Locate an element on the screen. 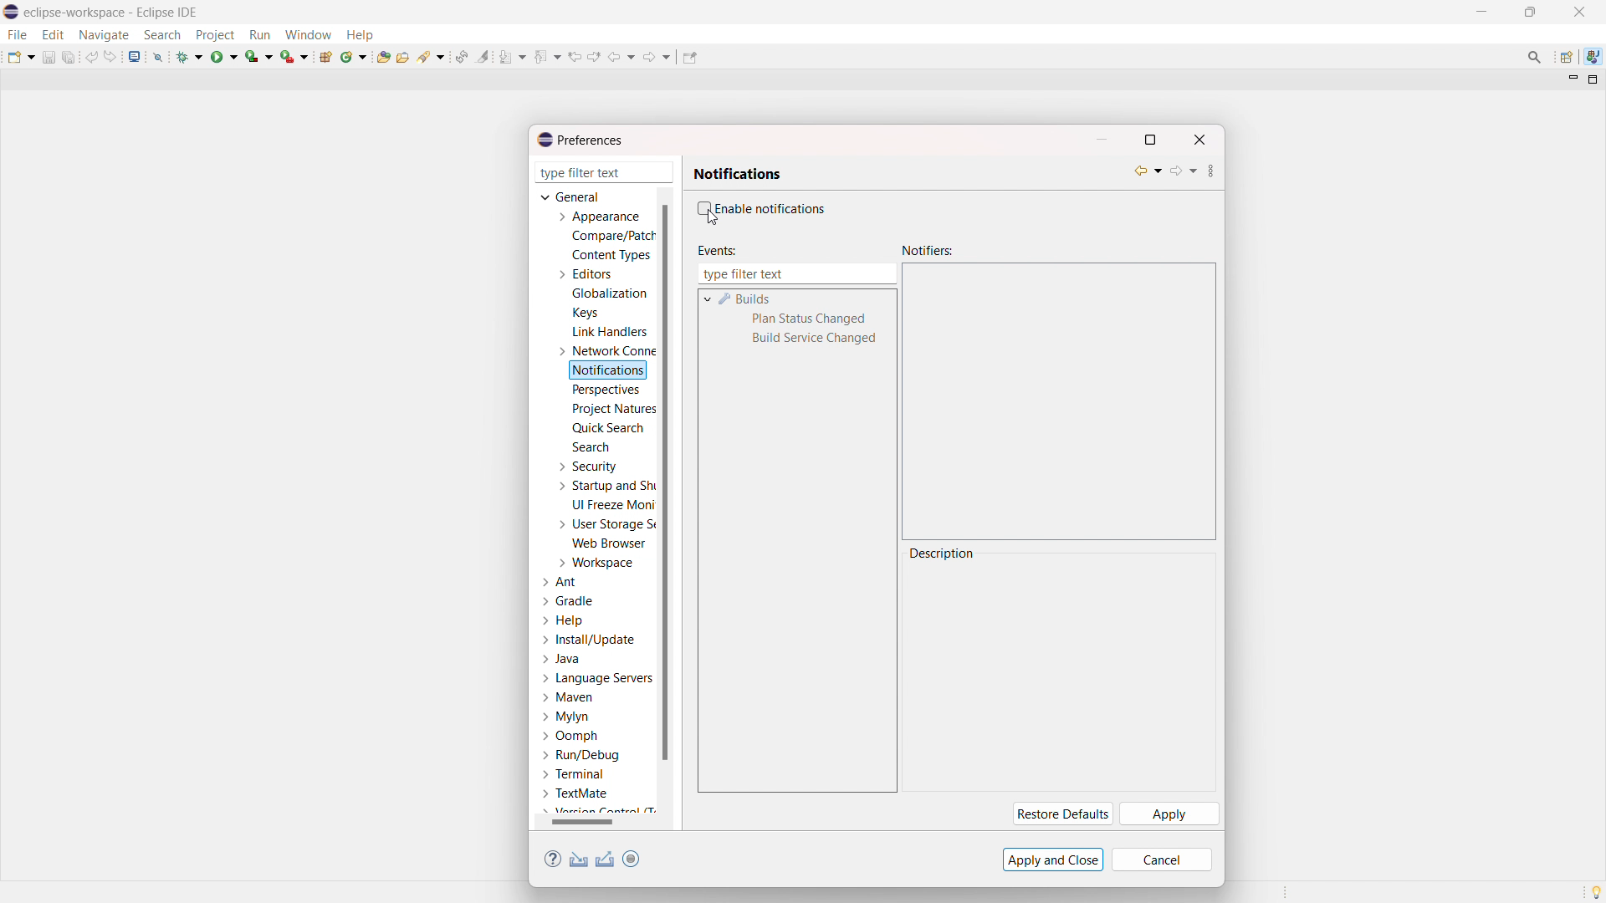 Image resolution: width=1606 pixels, height=903 pixels. apply and close is located at coordinates (1053, 860).